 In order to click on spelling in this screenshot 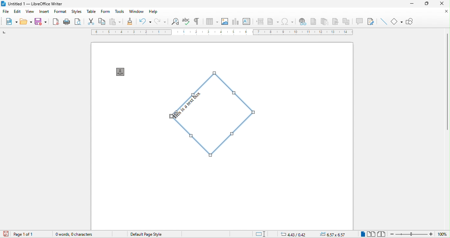, I will do `click(186, 21)`.